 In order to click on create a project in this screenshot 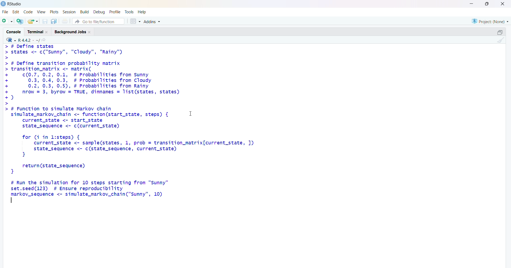, I will do `click(19, 22)`.